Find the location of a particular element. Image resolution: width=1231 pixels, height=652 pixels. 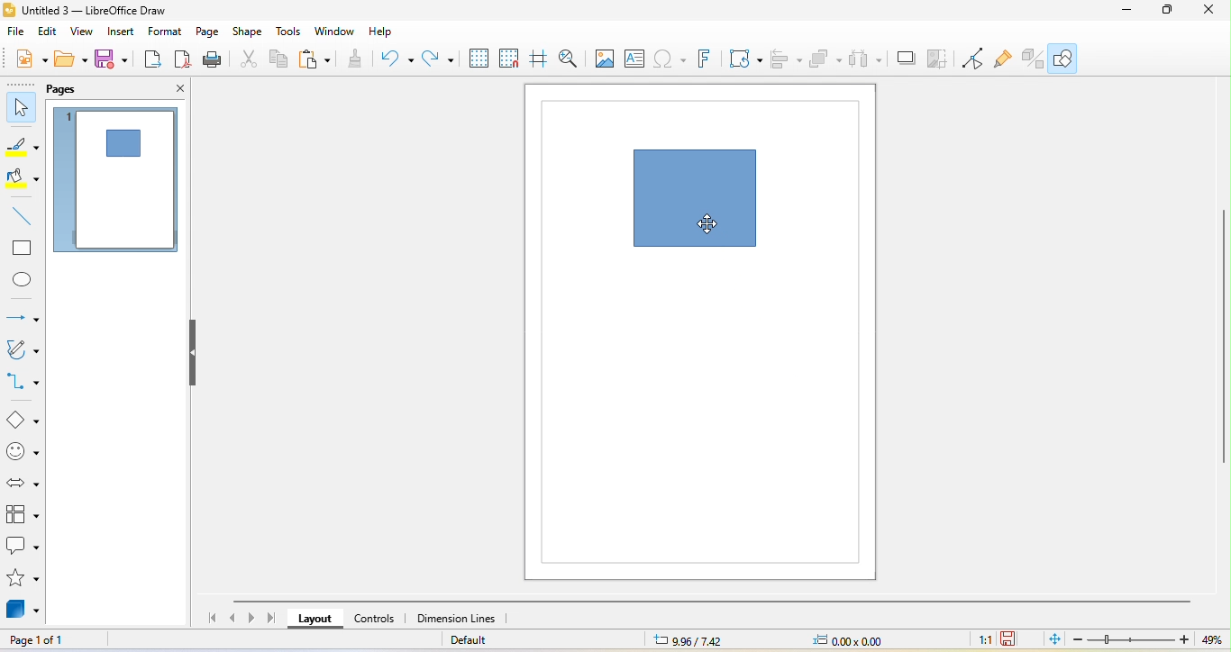

dimension lines is located at coordinates (466, 619).